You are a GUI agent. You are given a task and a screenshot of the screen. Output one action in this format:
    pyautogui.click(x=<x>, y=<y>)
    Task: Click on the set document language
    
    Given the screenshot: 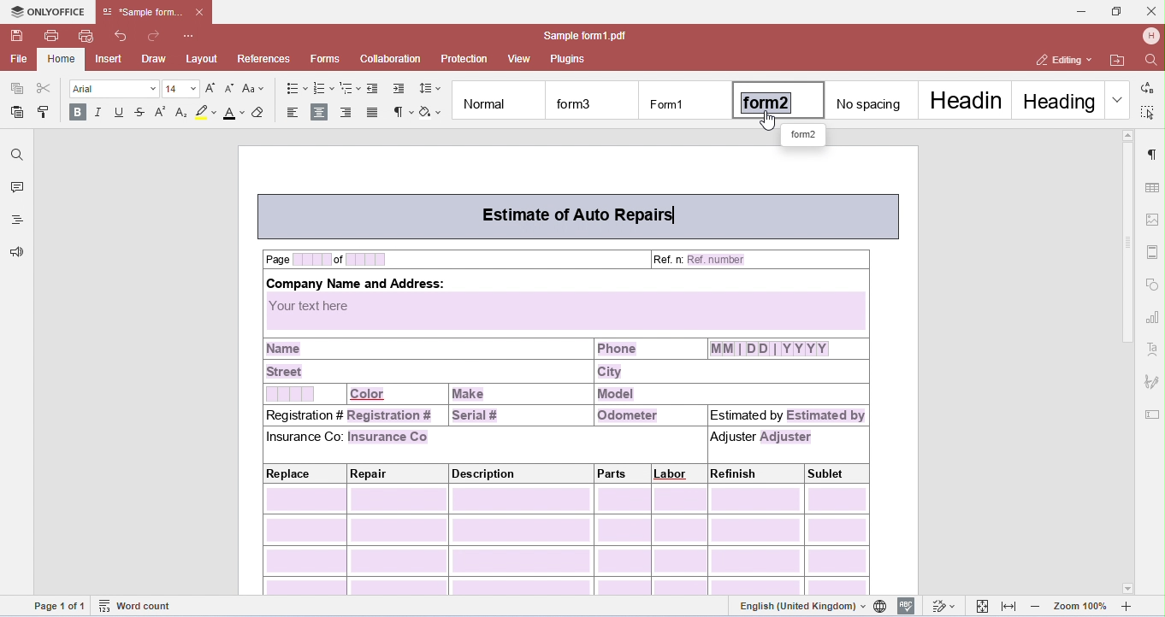 What is the action you would take?
    pyautogui.click(x=882, y=606)
    